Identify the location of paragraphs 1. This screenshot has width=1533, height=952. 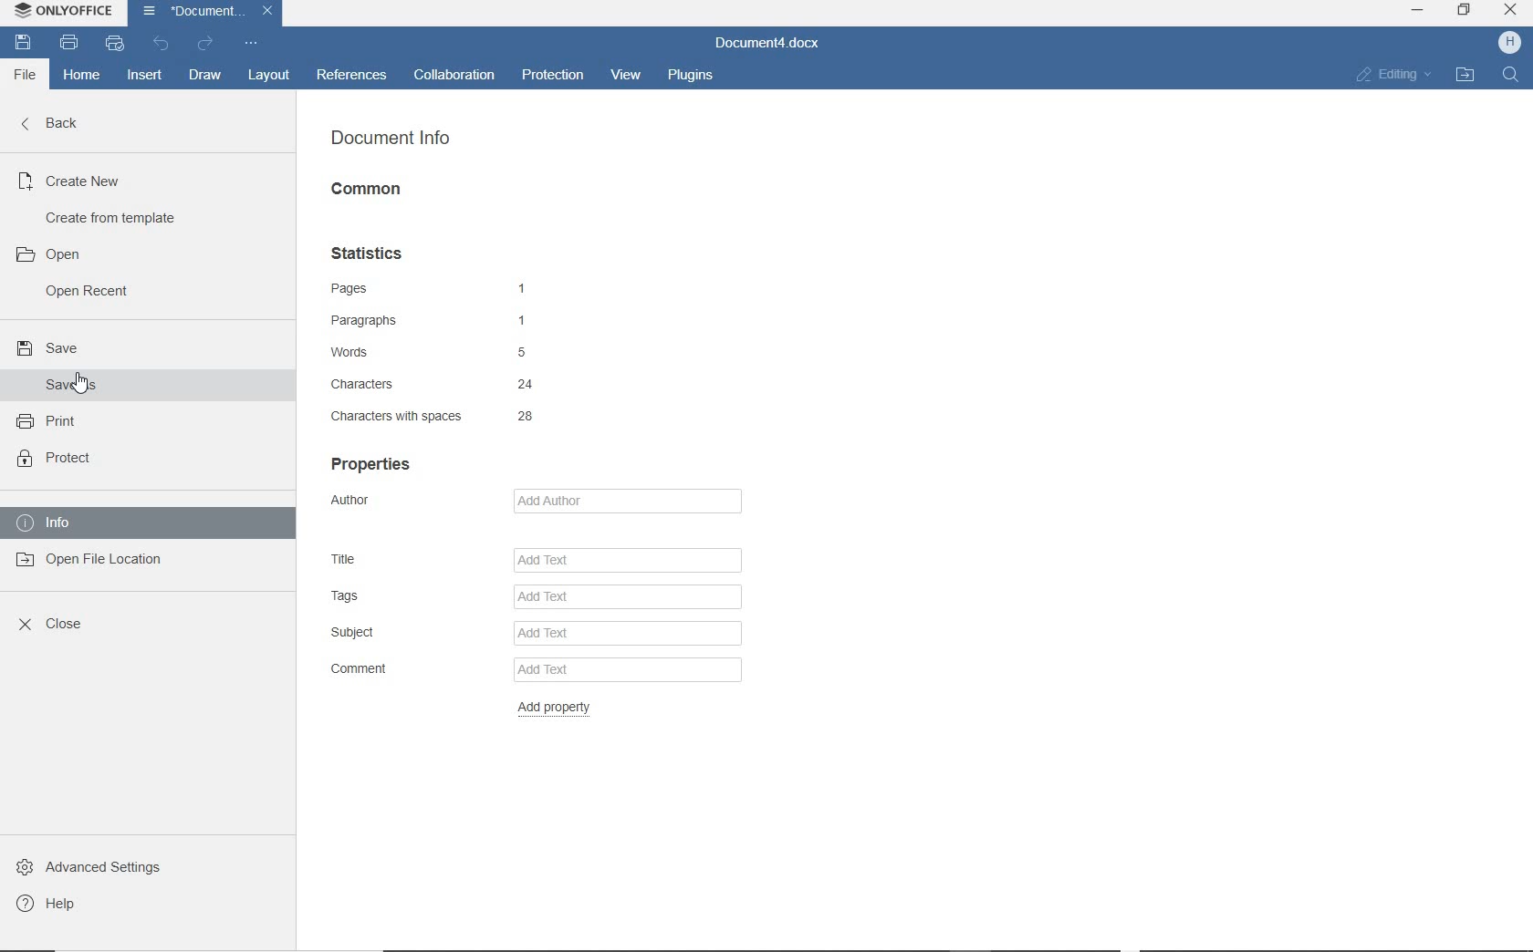
(435, 321).